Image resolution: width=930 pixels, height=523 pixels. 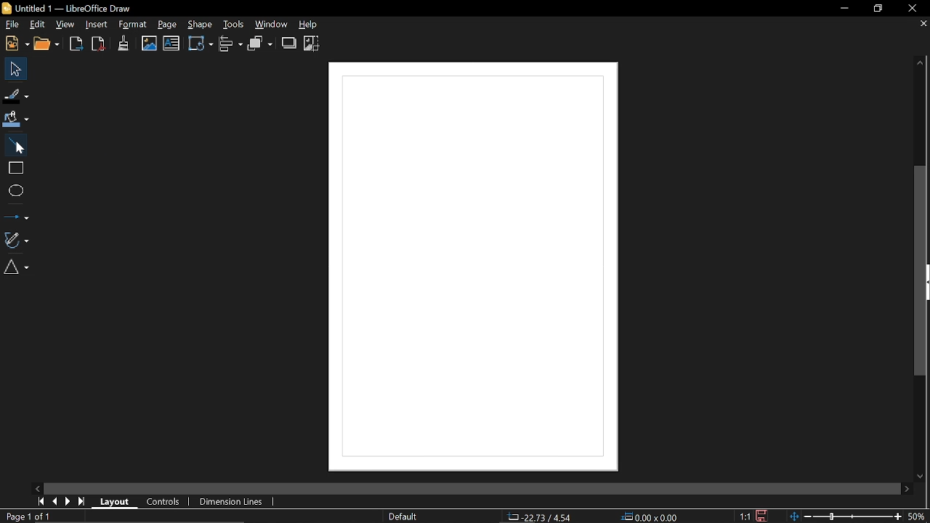 What do you see at coordinates (15, 95) in the screenshot?
I see `Fll line` at bounding box center [15, 95].